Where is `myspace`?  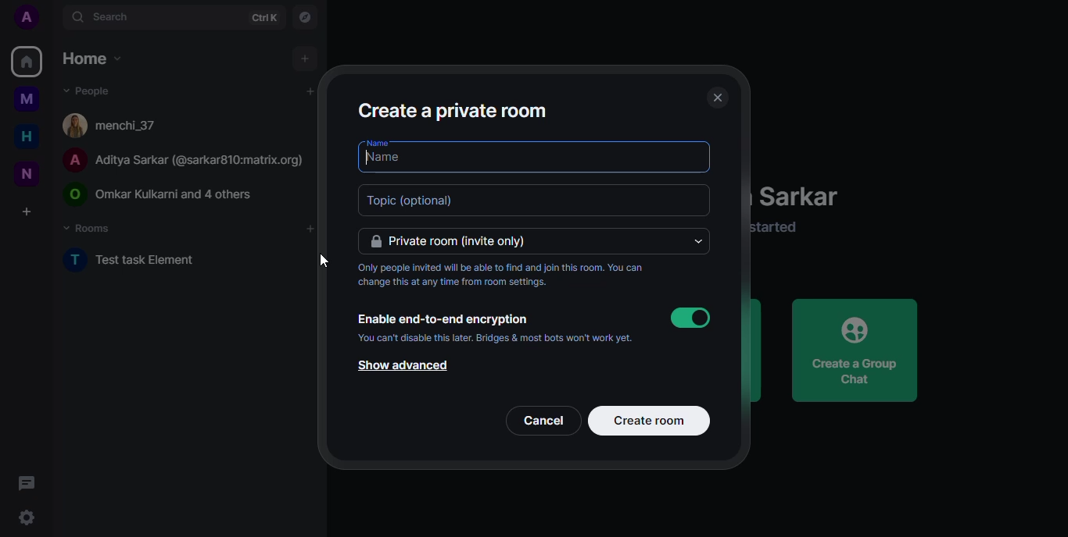 myspace is located at coordinates (27, 99).